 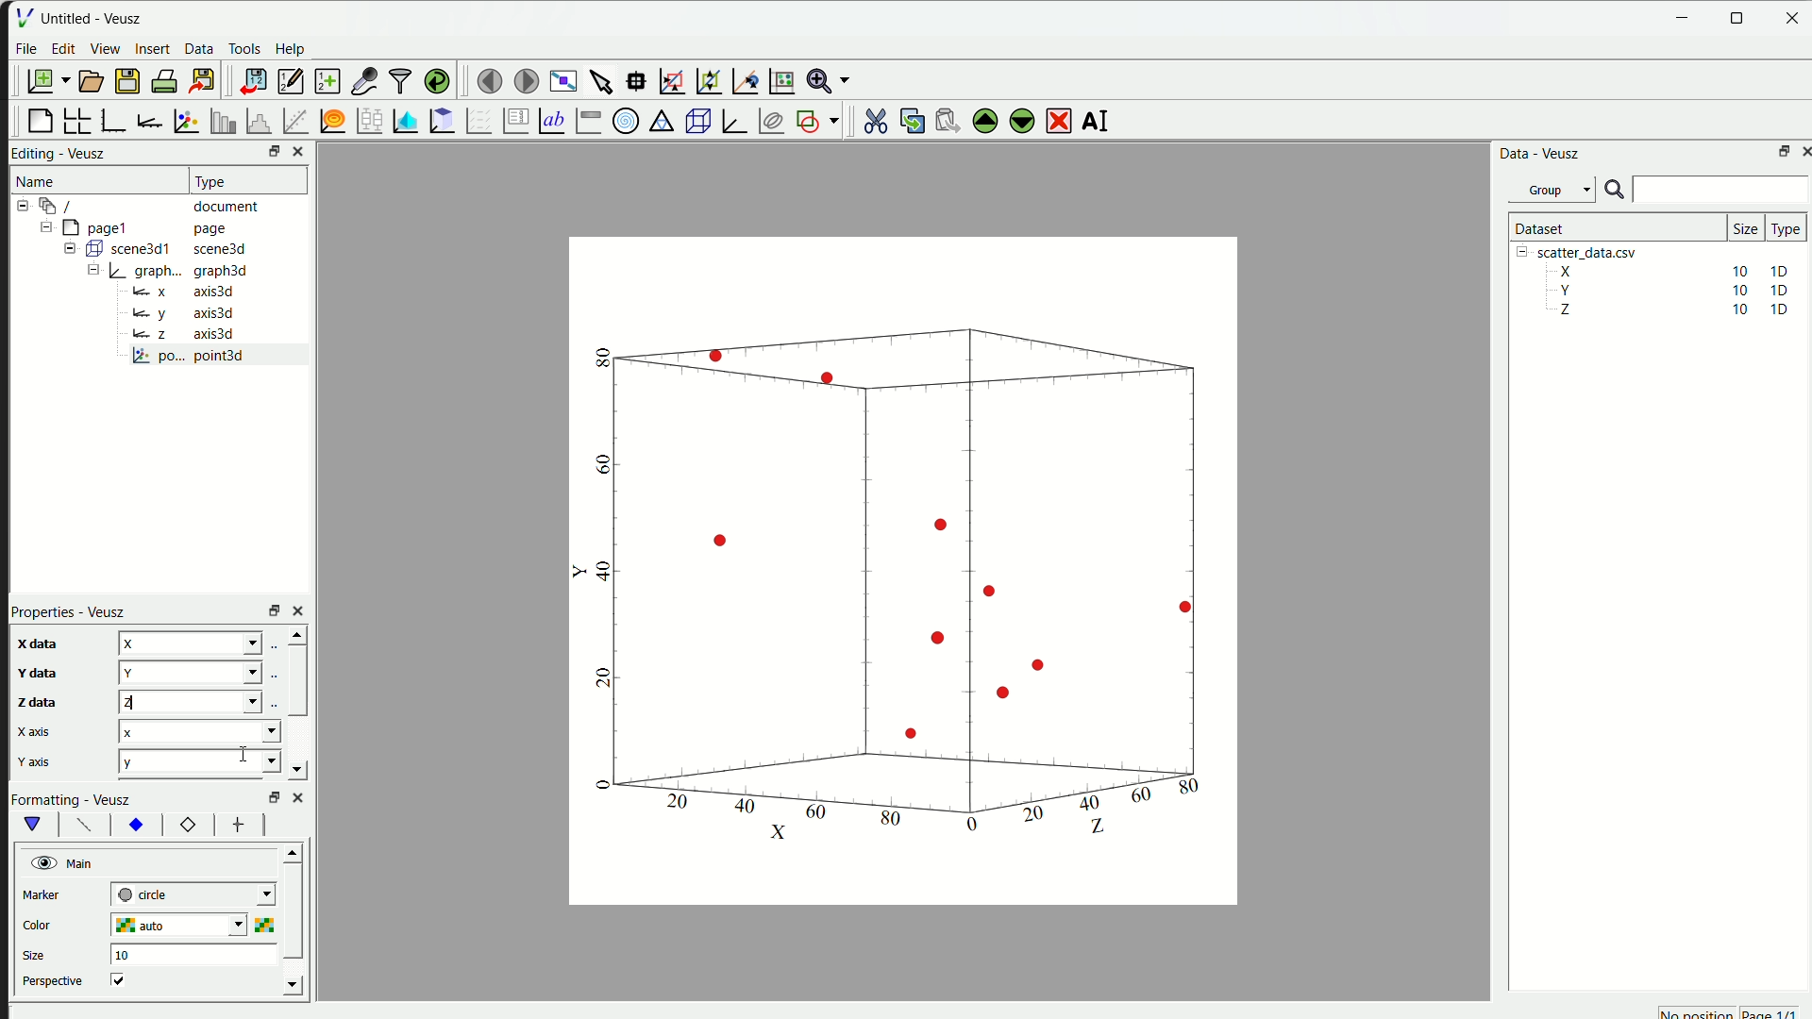 I want to click on left right button, so click(x=291, y=825).